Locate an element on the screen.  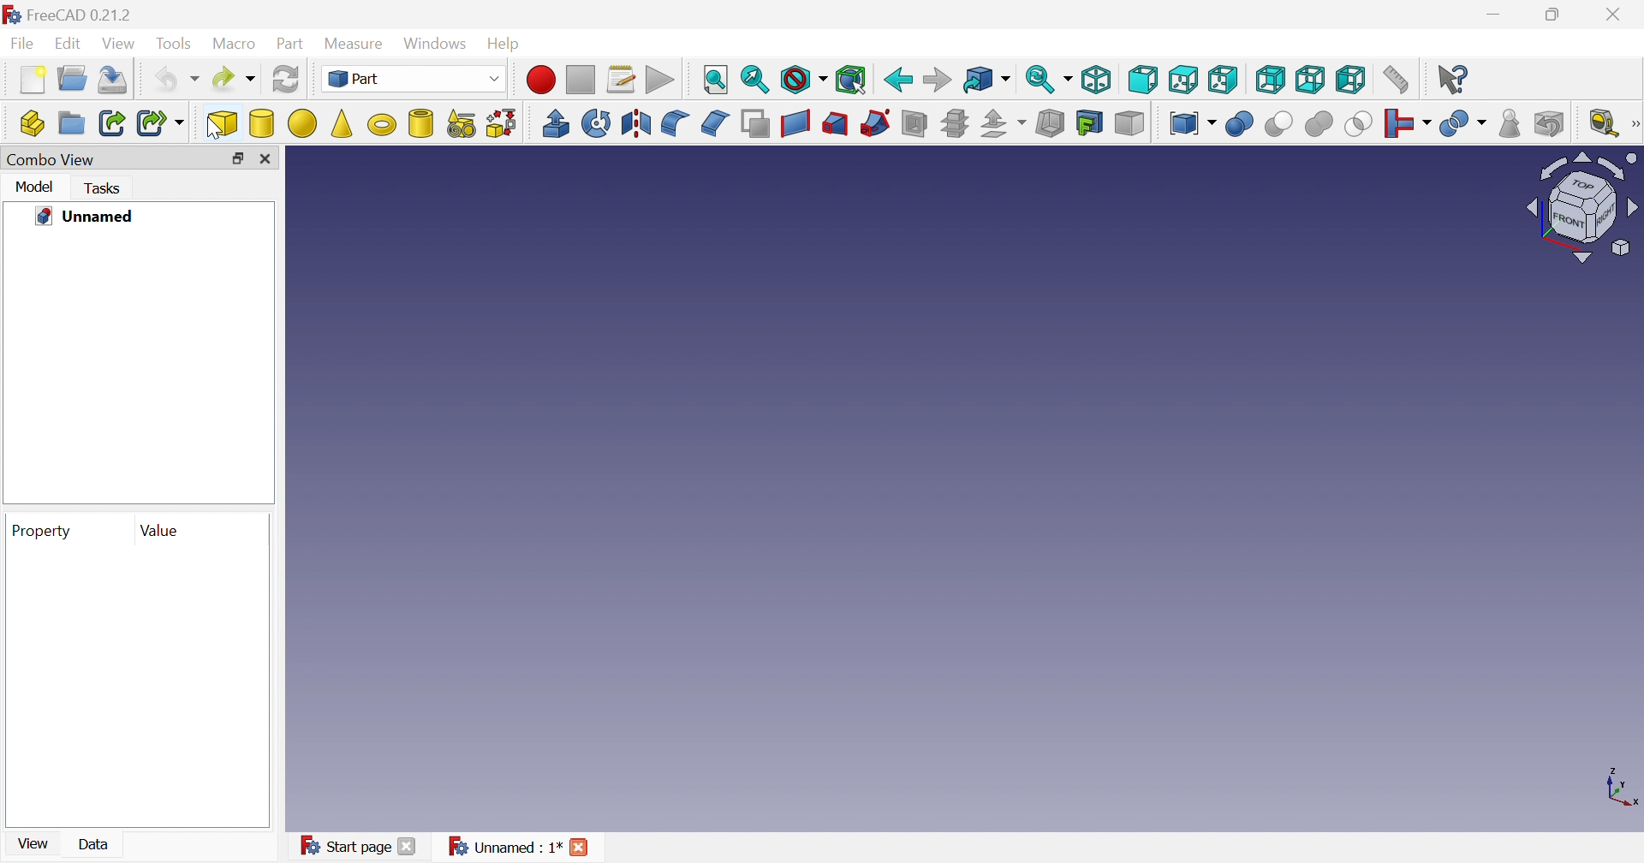
Bounding box is located at coordinates (852, 79).